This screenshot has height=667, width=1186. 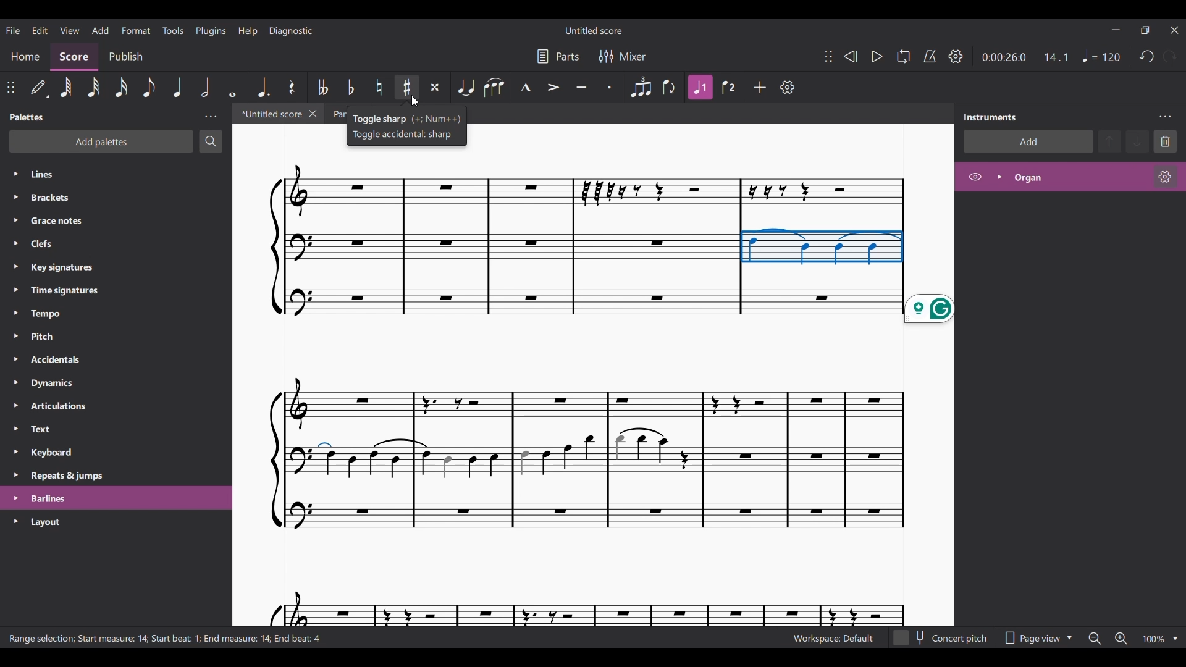 I want to click on Quarter note, so click(x=177, y=88).